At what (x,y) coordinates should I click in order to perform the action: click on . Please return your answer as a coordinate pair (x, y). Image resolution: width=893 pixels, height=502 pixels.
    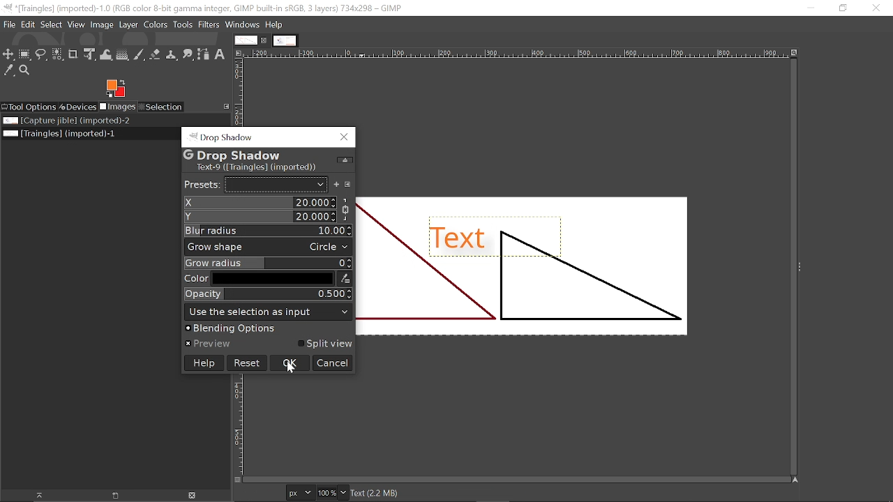
    Looking at the image, I should click on (346, 209).